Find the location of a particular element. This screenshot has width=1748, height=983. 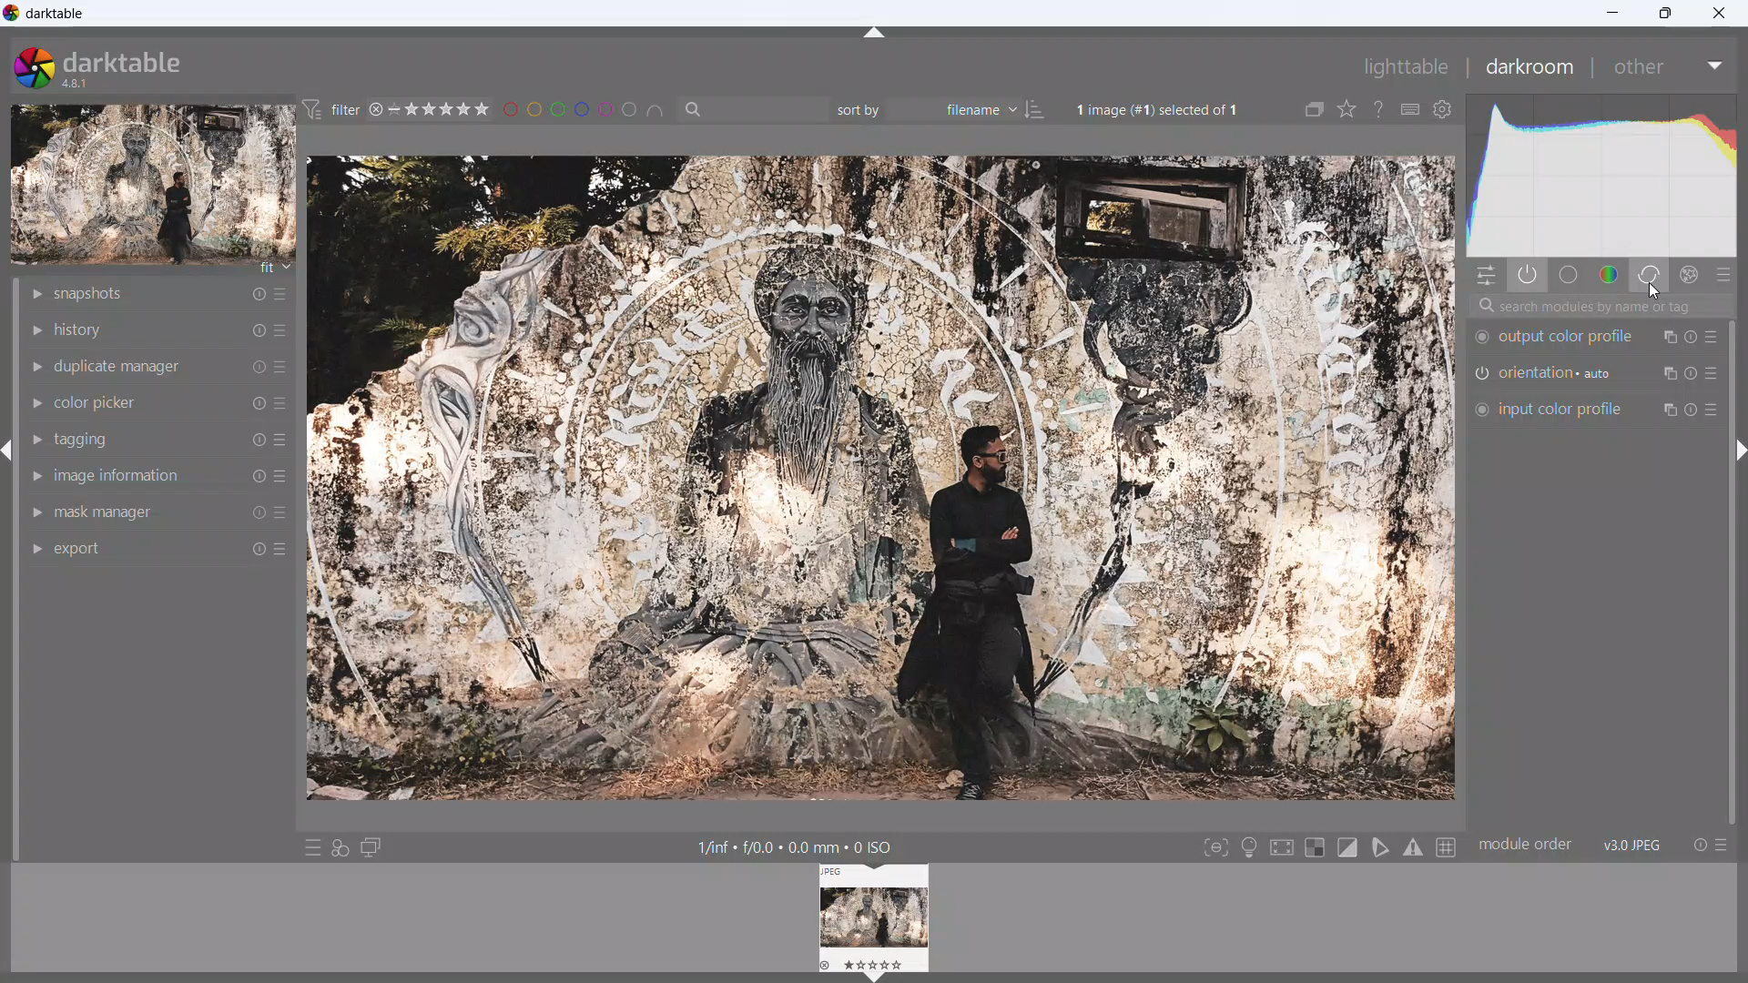

show module is located at coordinates (40, 475).